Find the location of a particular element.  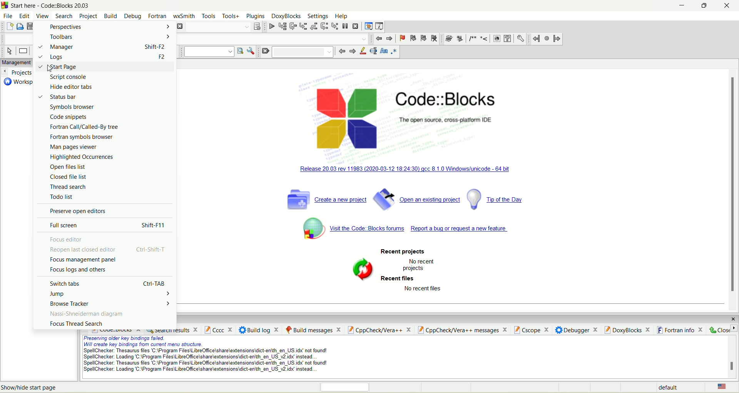

text search is located at coordinates (207, 53).